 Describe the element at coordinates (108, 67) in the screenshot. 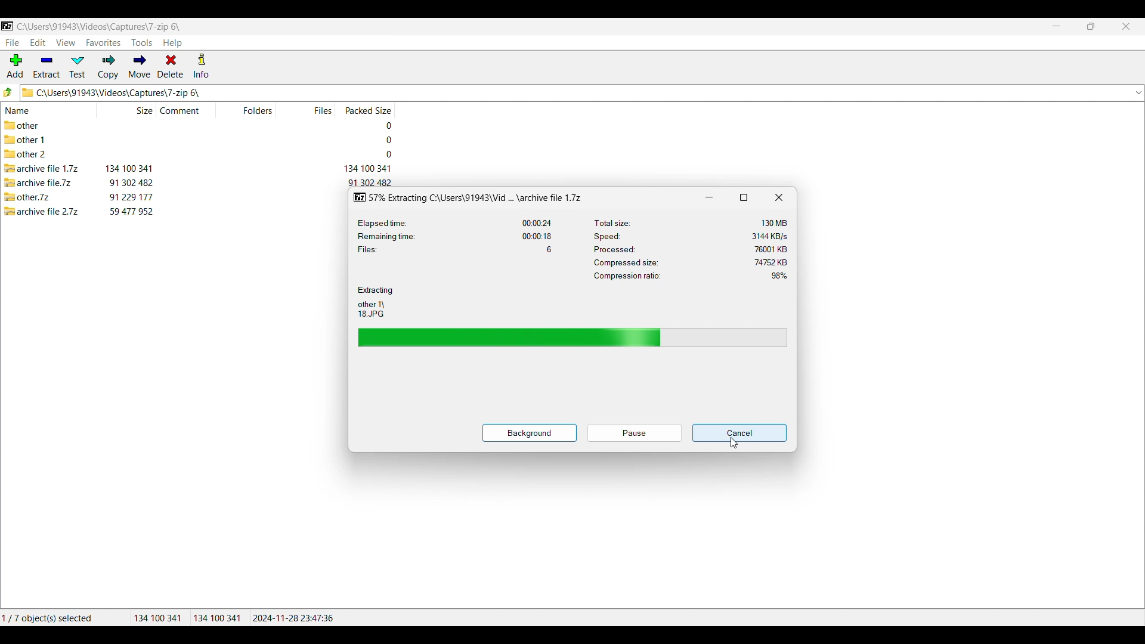

I see `Copy` at that location.